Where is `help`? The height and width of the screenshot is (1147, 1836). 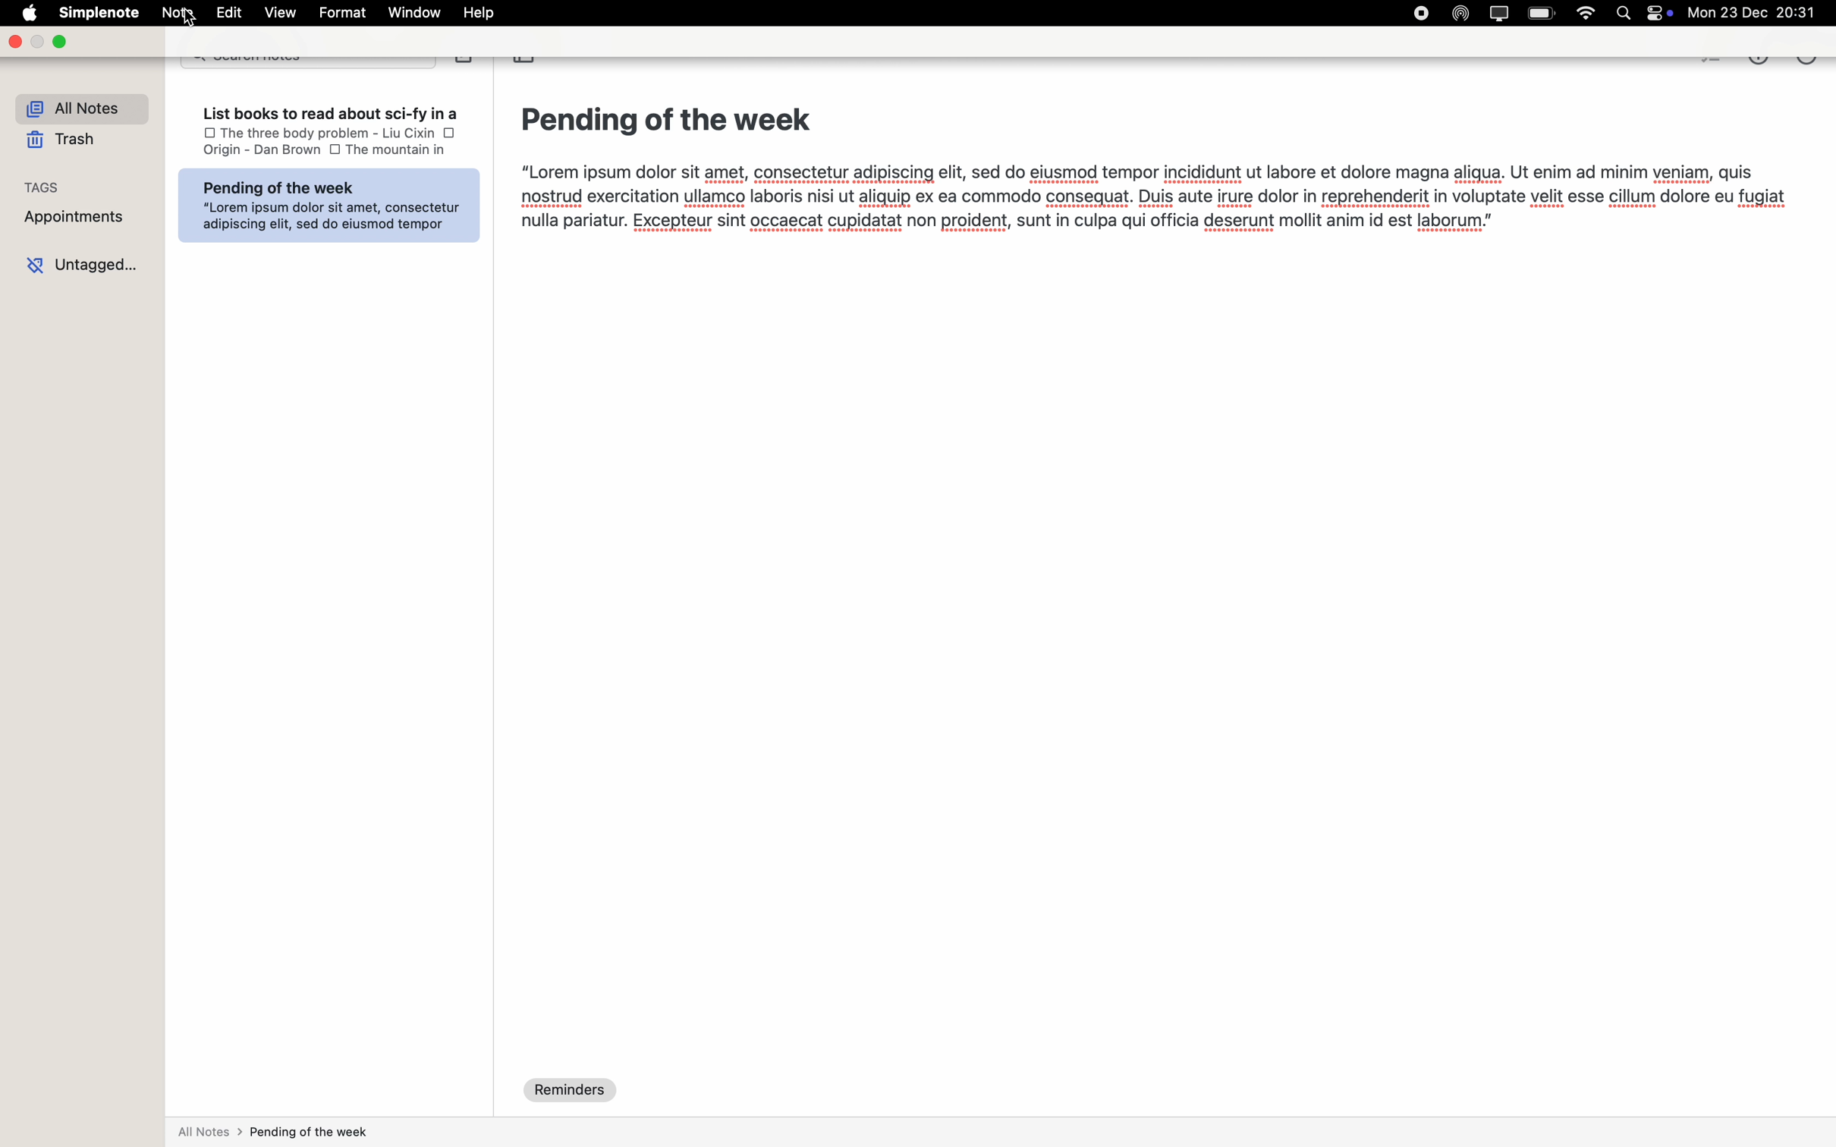
help is located at coordinates (483, 13).